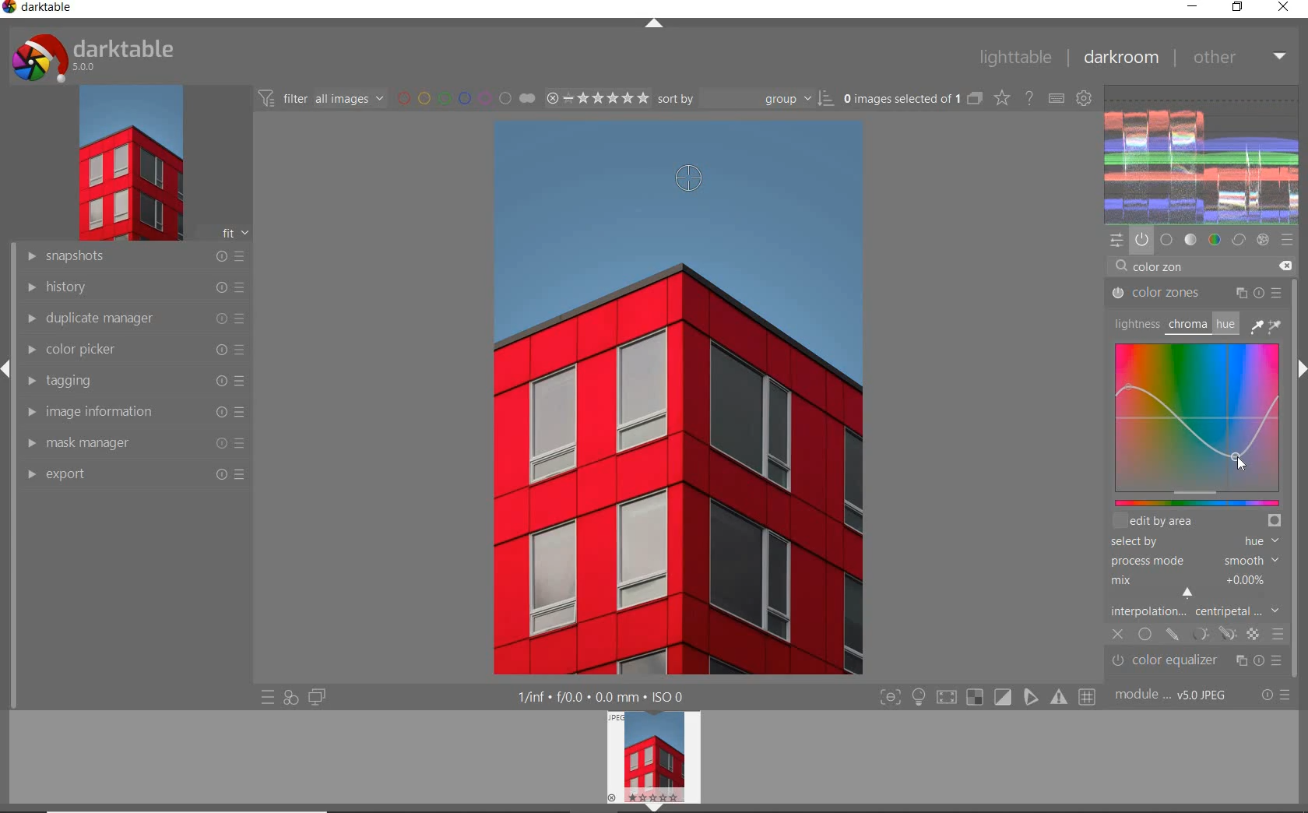 The width and height of the screenshot is (1308, 813). Describe the element at coordinates (1144, 635) in the screenshot. I see `UNIFORMLY` at that location.